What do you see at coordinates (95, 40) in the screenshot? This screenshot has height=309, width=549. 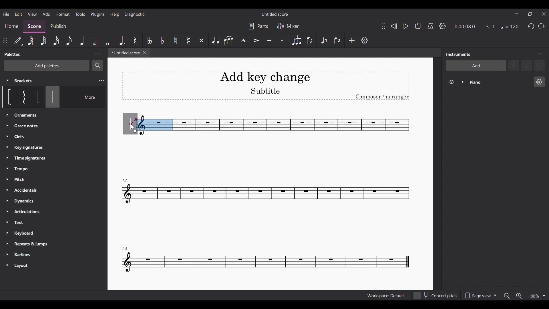 I see `Half note` at bounding box center [95, 40].